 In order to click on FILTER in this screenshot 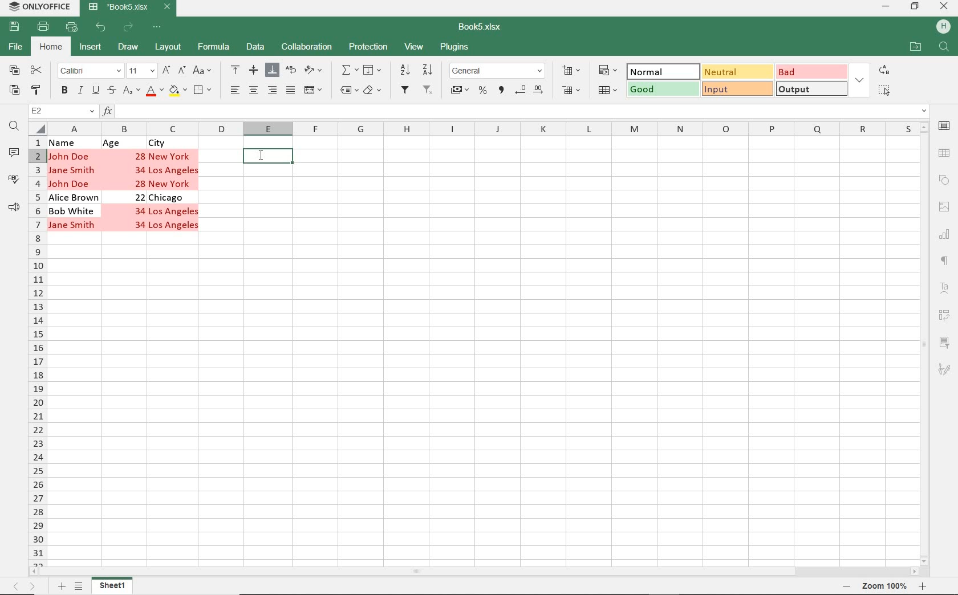, I will do `click(405, 91)`.